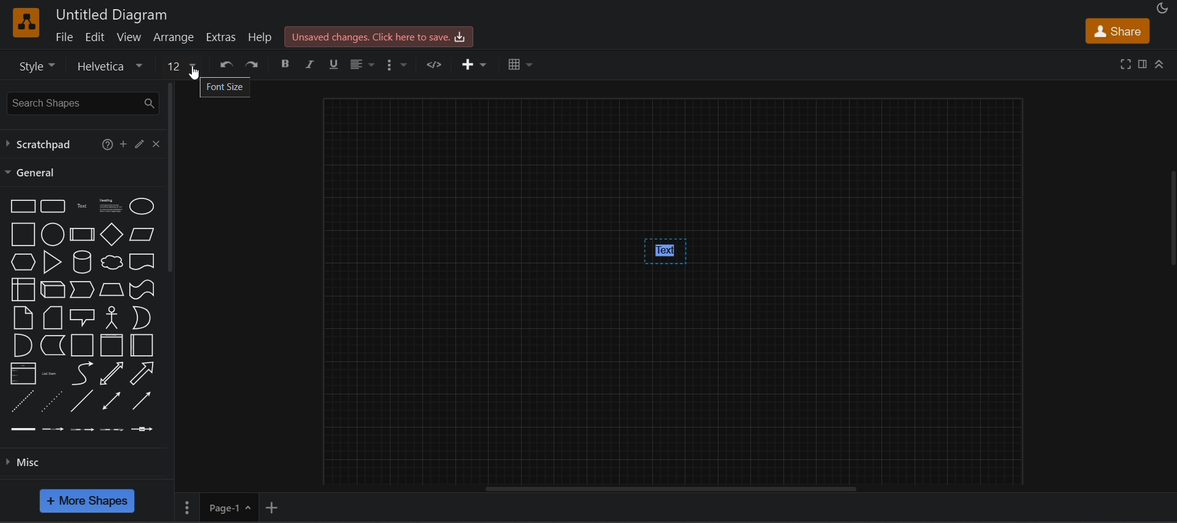 This screenshot has width=1177, height=523. Describe the element at coordinates (112, 289) in the screenshot. I see `Trapezoid` at that location.